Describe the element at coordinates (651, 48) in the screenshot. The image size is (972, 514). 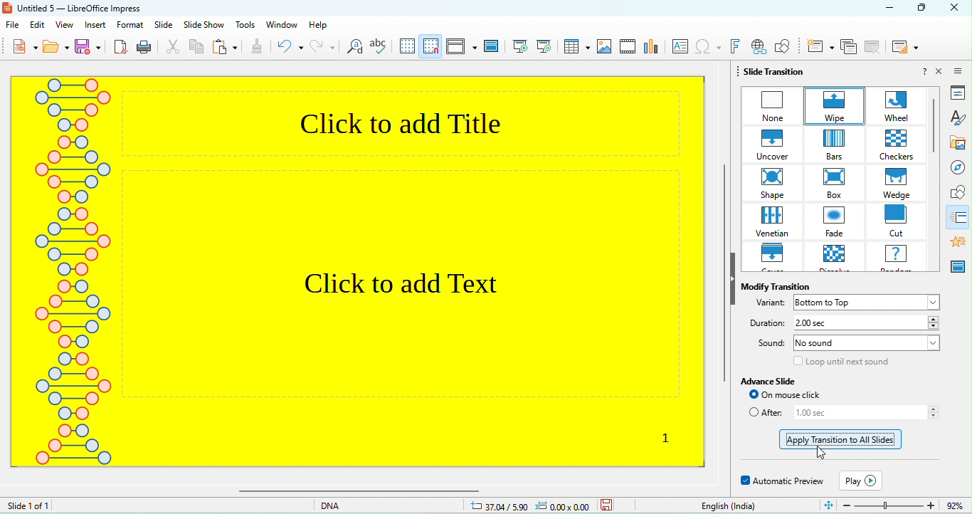
I see `chart` at that location.